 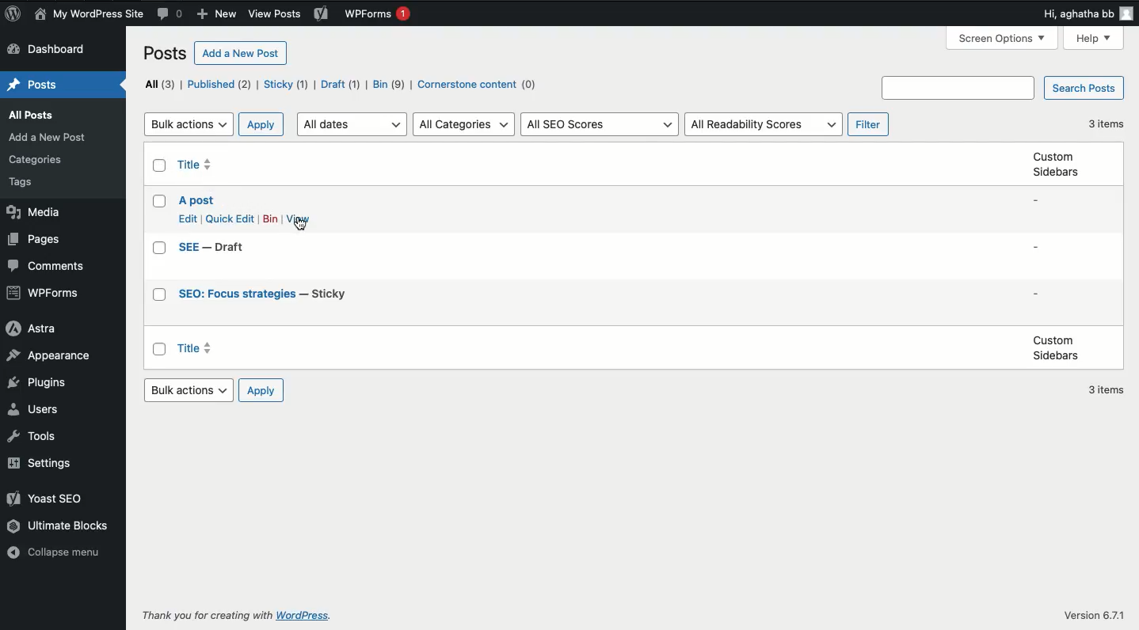 What do you see at coordinates (32, 212) in the screenshot?
I see `Media` at bounding box center [32, 212].